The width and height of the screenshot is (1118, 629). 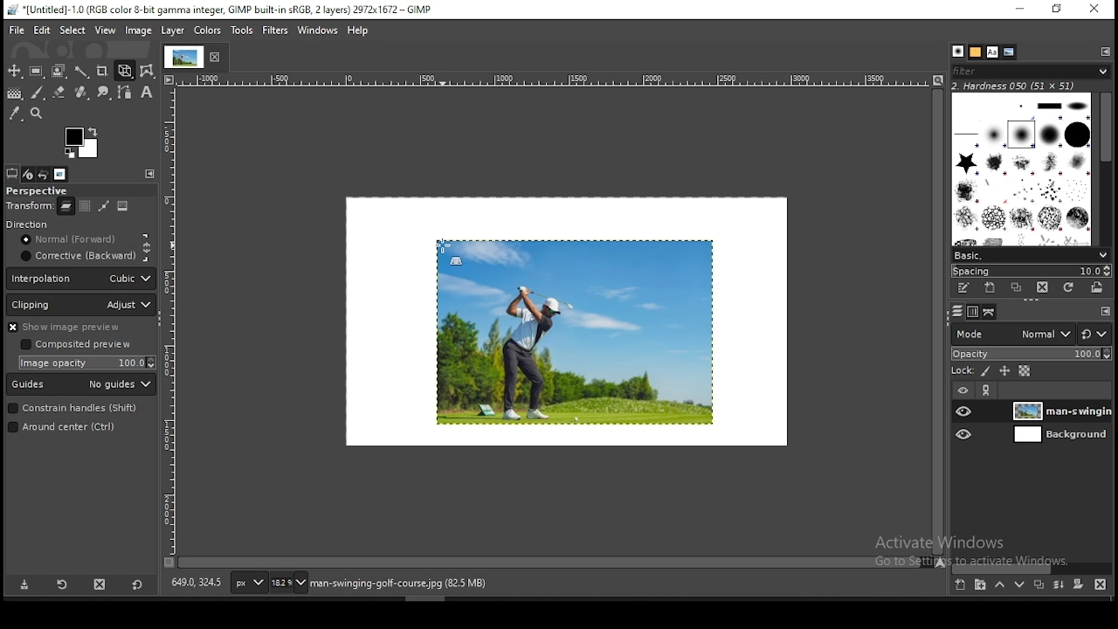 I want to click on layer visibility on/off, so click(x=963, y=411).